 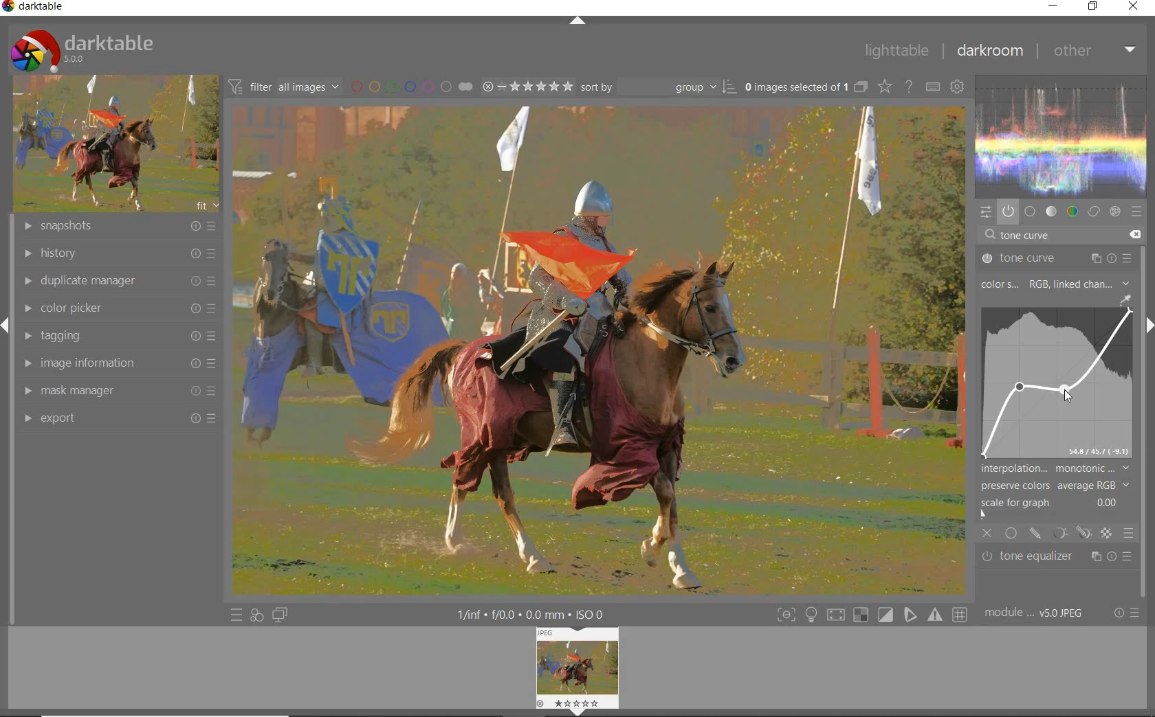 I want to click on reset or presets & preferences, so click(x=1126, y=614).